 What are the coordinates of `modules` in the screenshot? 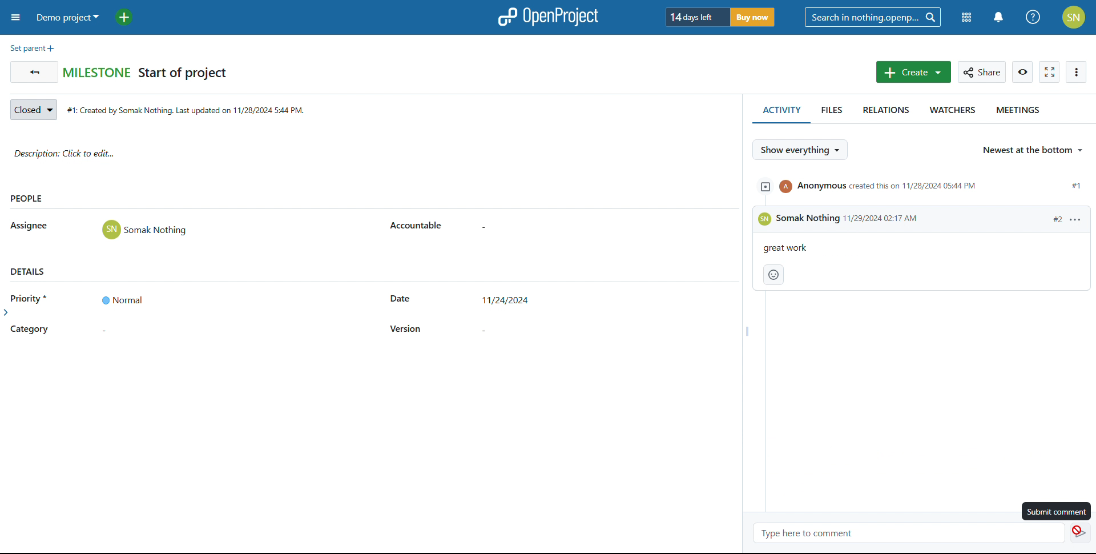 It's located at (965, 18).